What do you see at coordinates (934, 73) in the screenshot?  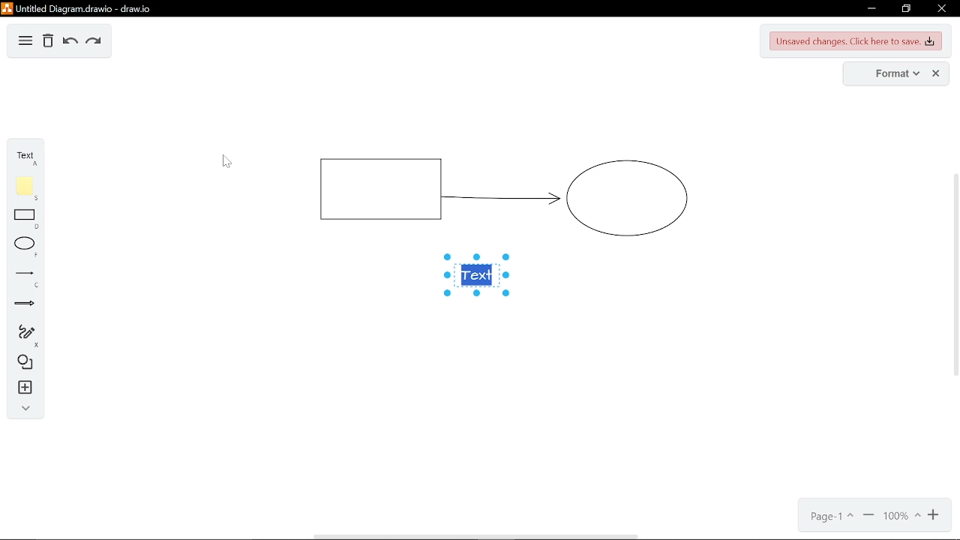 I see `close` at bounding box center [934, 73].